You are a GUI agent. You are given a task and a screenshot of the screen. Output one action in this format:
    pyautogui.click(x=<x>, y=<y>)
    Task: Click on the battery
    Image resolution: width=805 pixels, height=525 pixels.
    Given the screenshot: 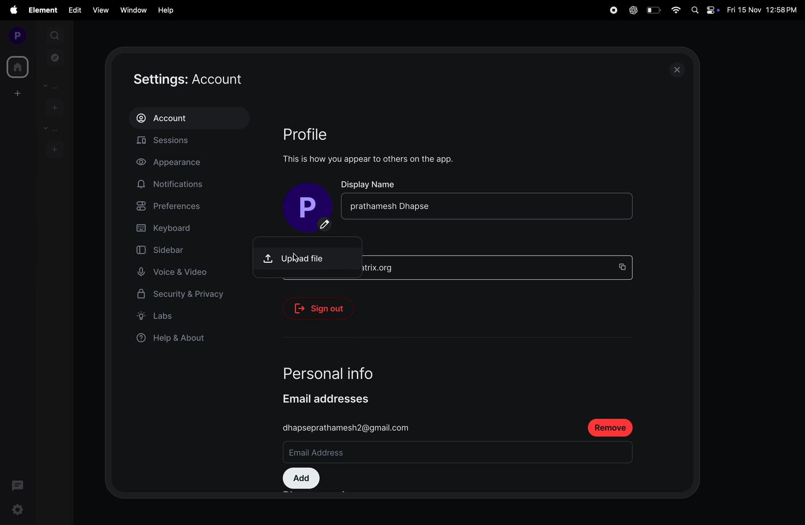 What is the action you would take?
    pyautogui.click(x=653, y=10)
    